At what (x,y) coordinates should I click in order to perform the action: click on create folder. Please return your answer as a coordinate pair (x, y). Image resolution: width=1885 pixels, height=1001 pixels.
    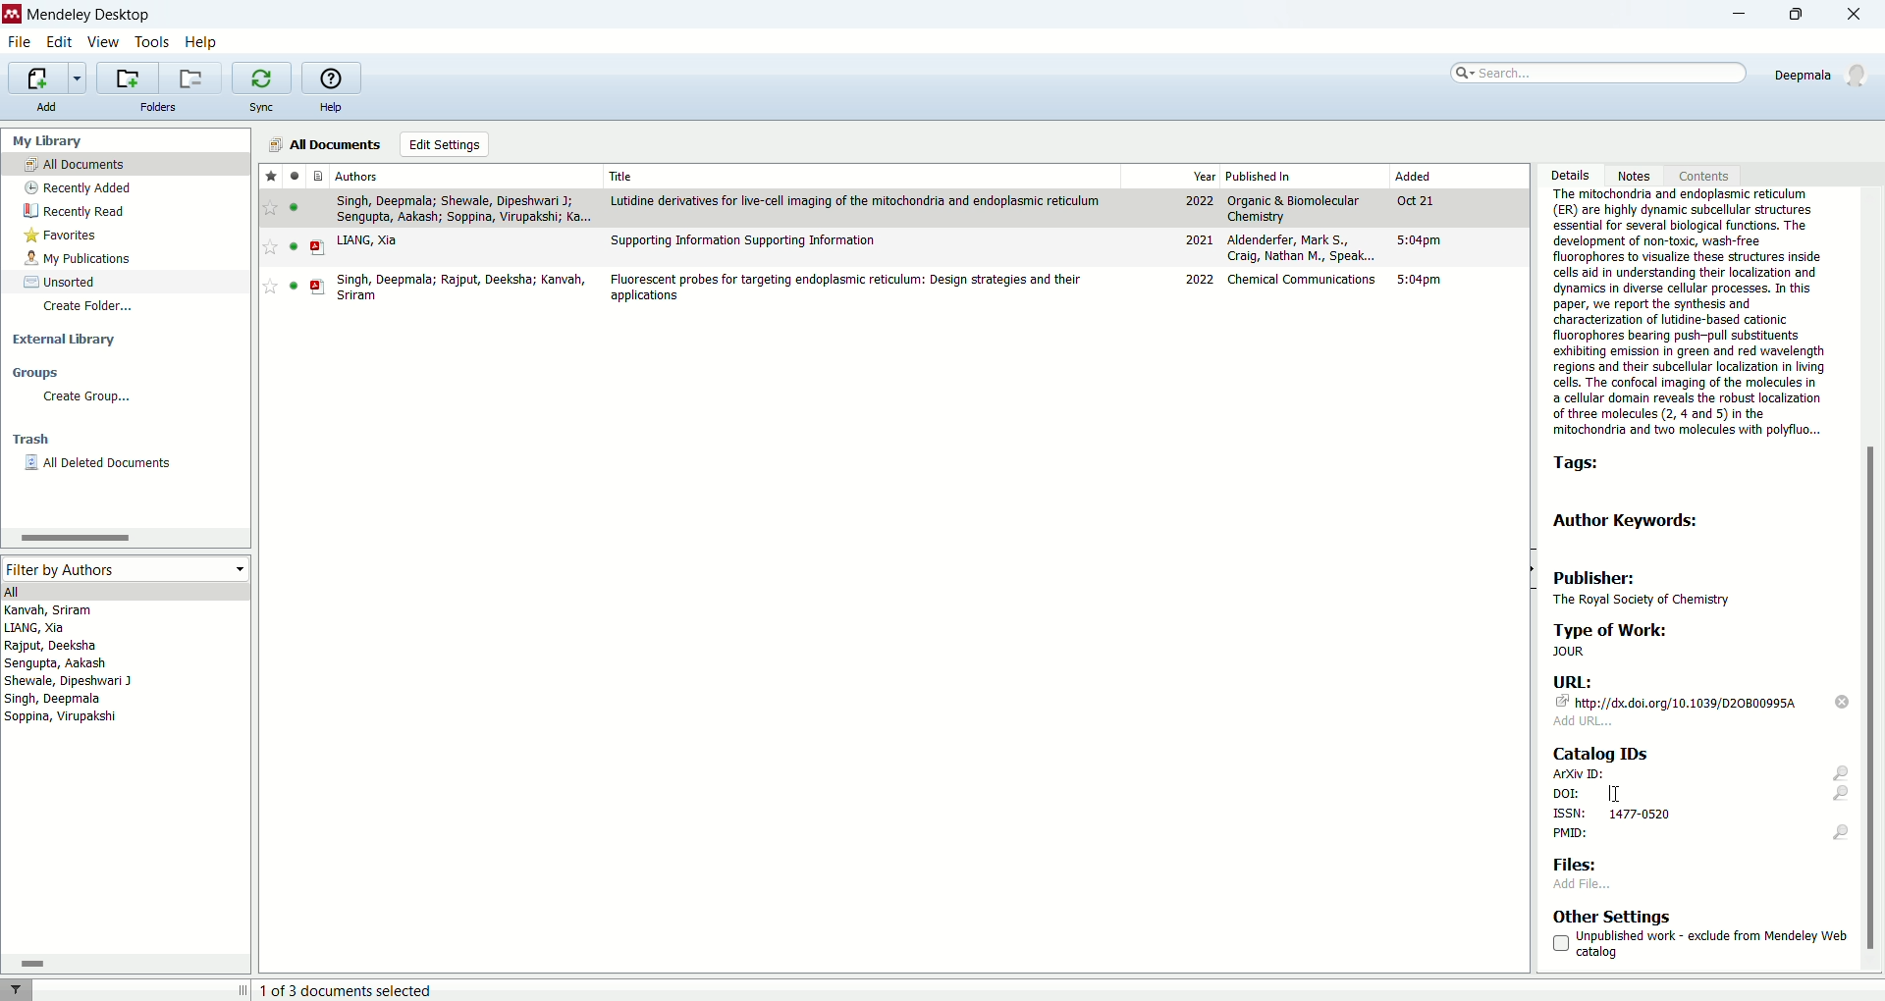
    Looking at the image, I should click on (91, 308).